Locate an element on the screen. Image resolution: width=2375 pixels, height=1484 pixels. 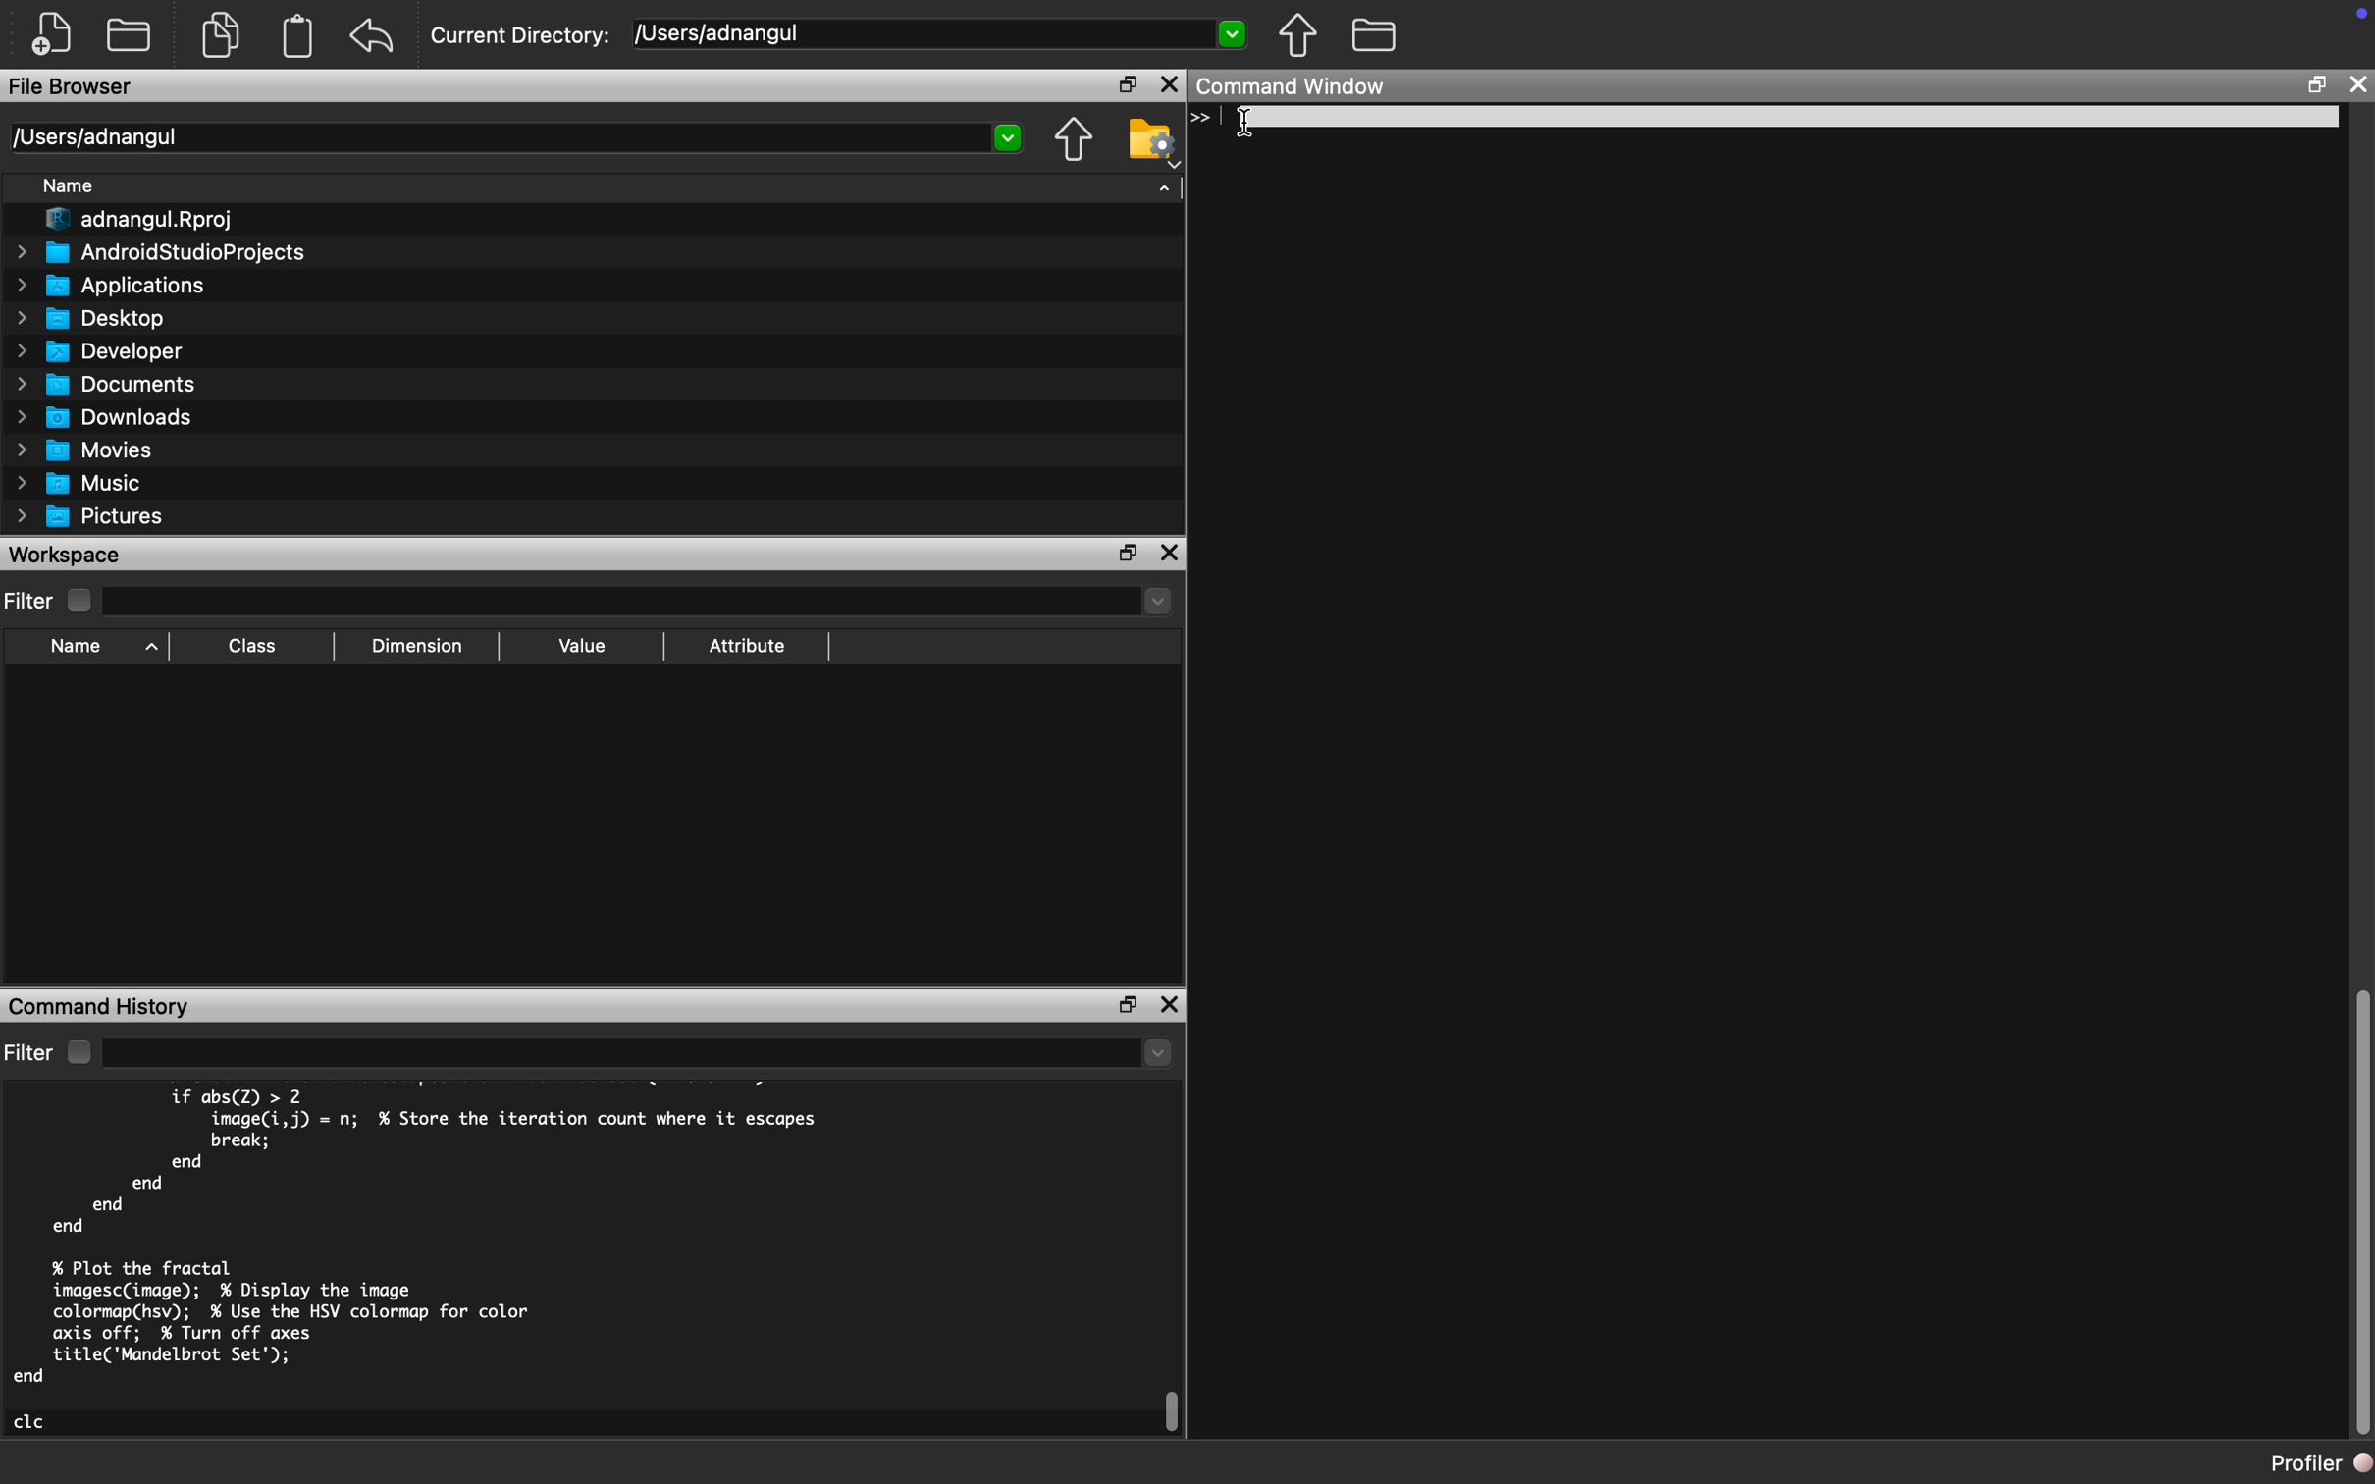
if abs(Z) > 2
image(i,j) = n; % Store the iteration count where it escapes
break;
end
end
end
end
% Plot the fractal
imagesc(image); % Display the image
colormapChsv); % Use the HSV colormap for color
axis off; % Turn off axes
title('Mandelbrot Set');
end is located at coordinates (423, 1236).